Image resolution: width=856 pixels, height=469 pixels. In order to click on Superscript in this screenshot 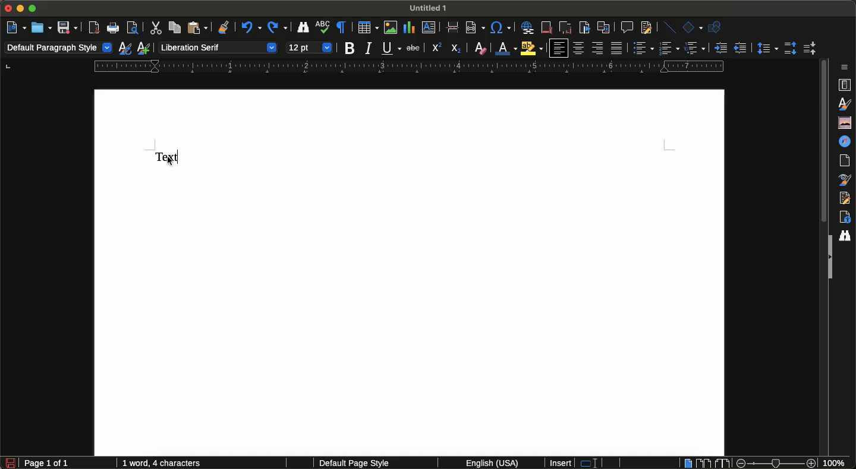, I will do `click(436, 48)`.